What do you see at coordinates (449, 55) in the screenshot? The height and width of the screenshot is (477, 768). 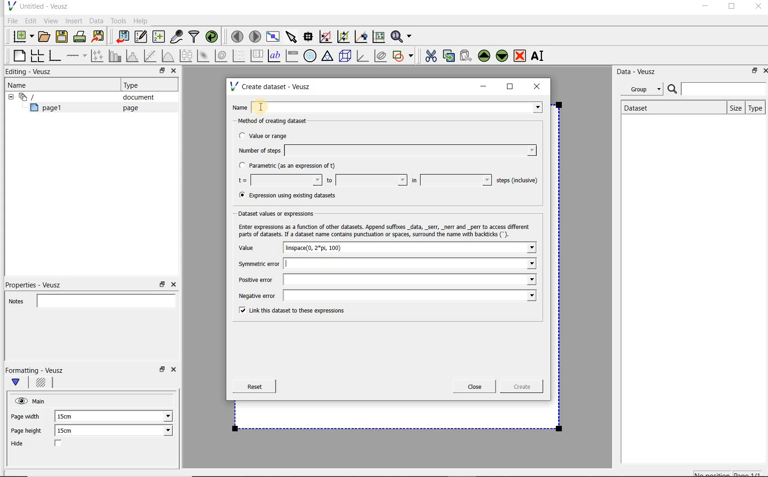 I see `copy the selected widget` at bounding box center [449, 55].